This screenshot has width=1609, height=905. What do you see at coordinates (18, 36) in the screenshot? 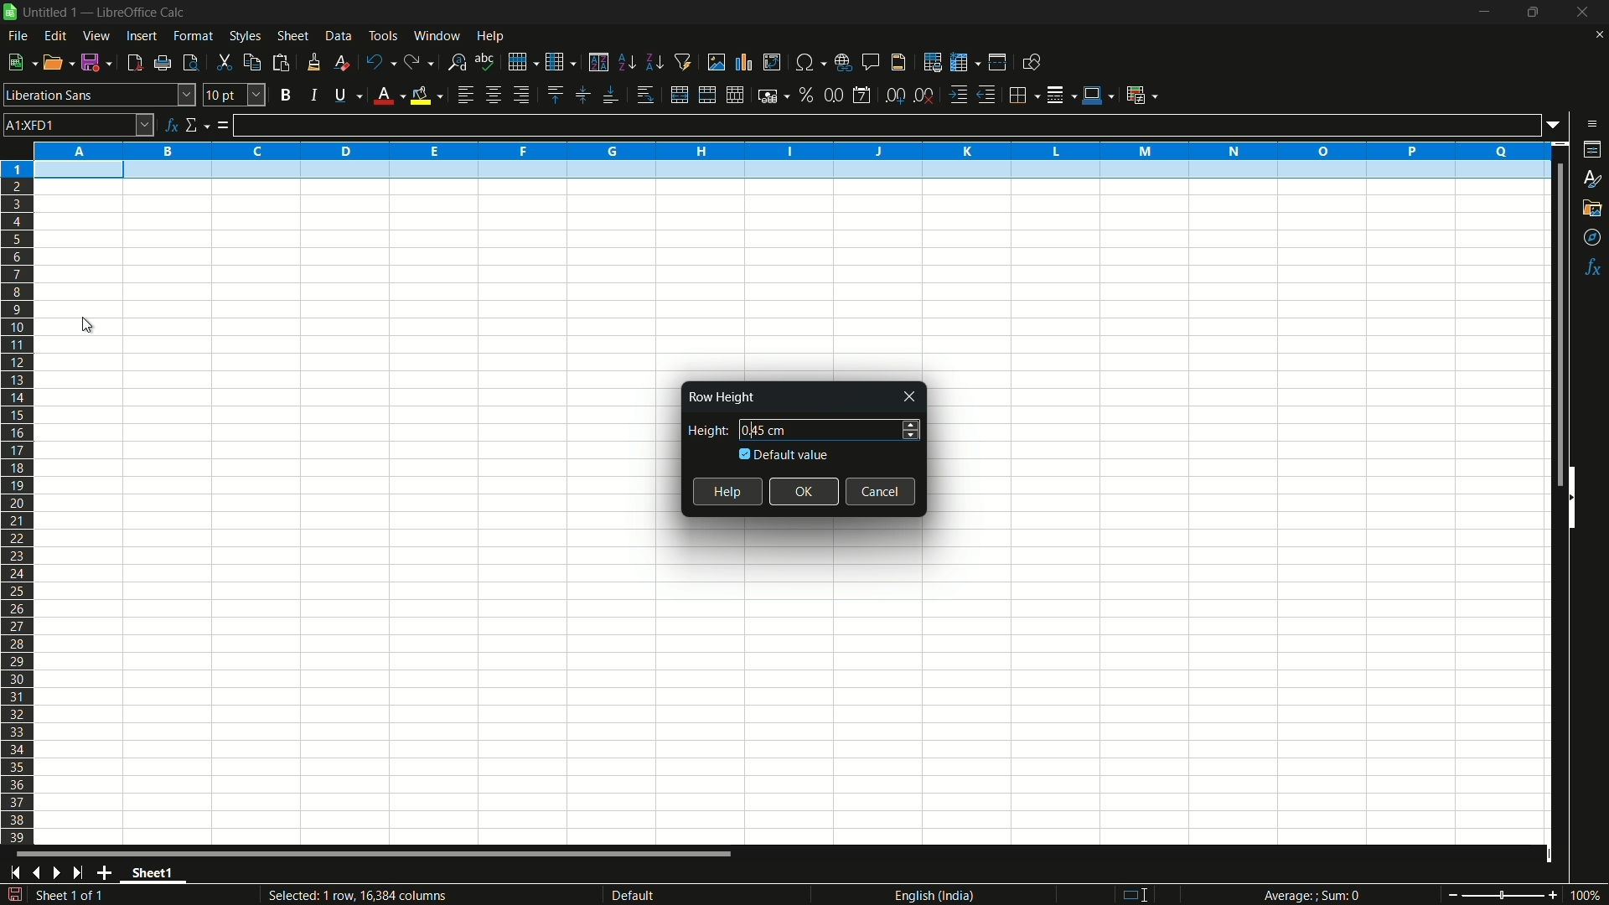
I see `file menu` at bounding box center [18, 36].